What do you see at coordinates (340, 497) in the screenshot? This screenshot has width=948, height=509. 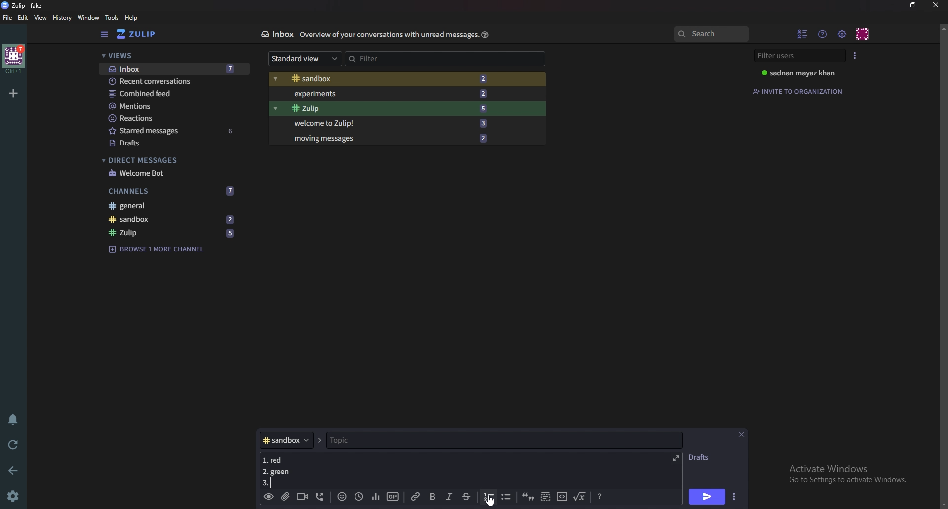 I see `Emoji` at bounding box center [340, 497].